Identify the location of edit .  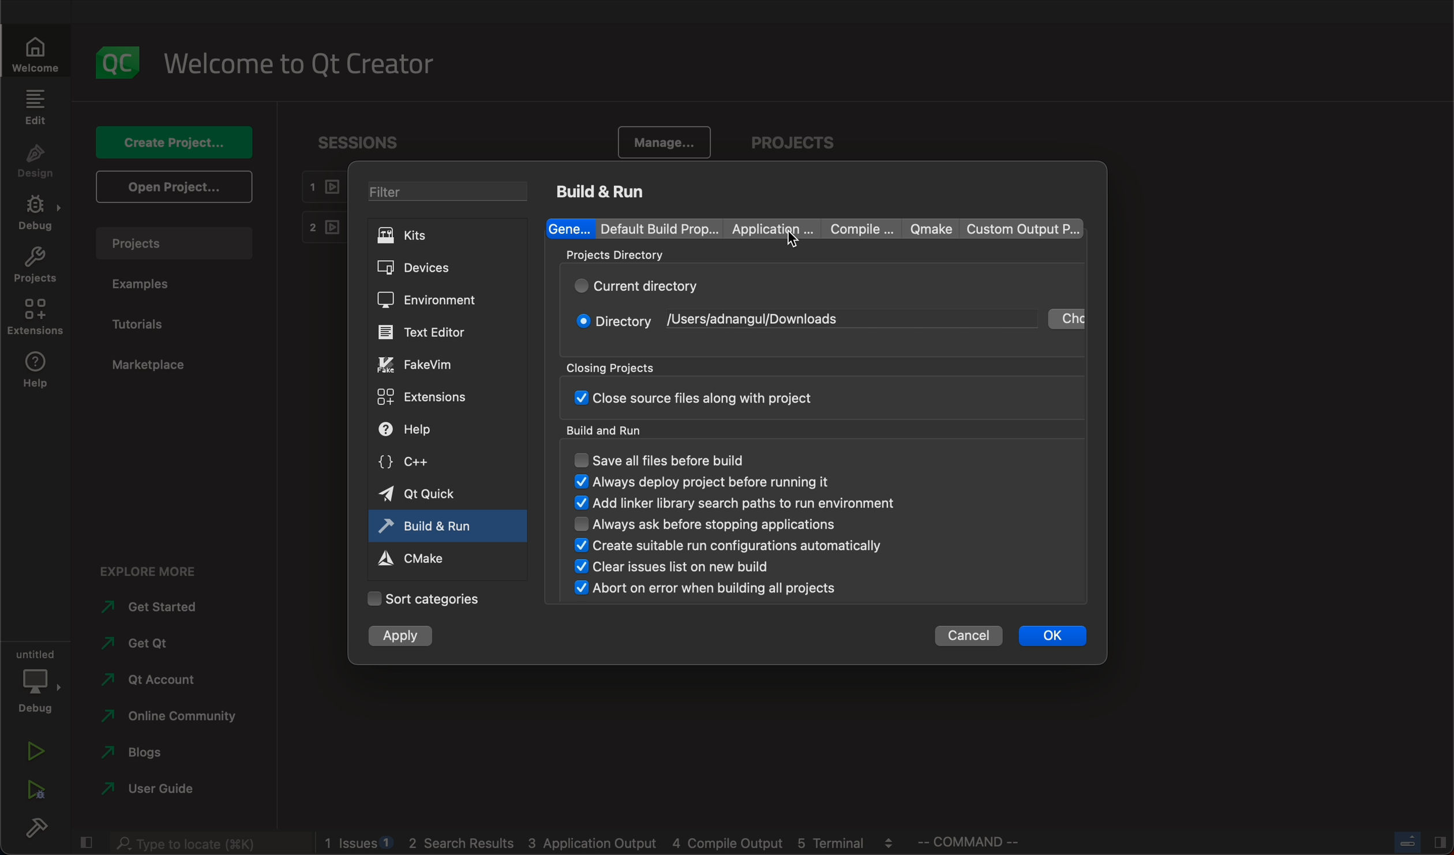
(37, 106).